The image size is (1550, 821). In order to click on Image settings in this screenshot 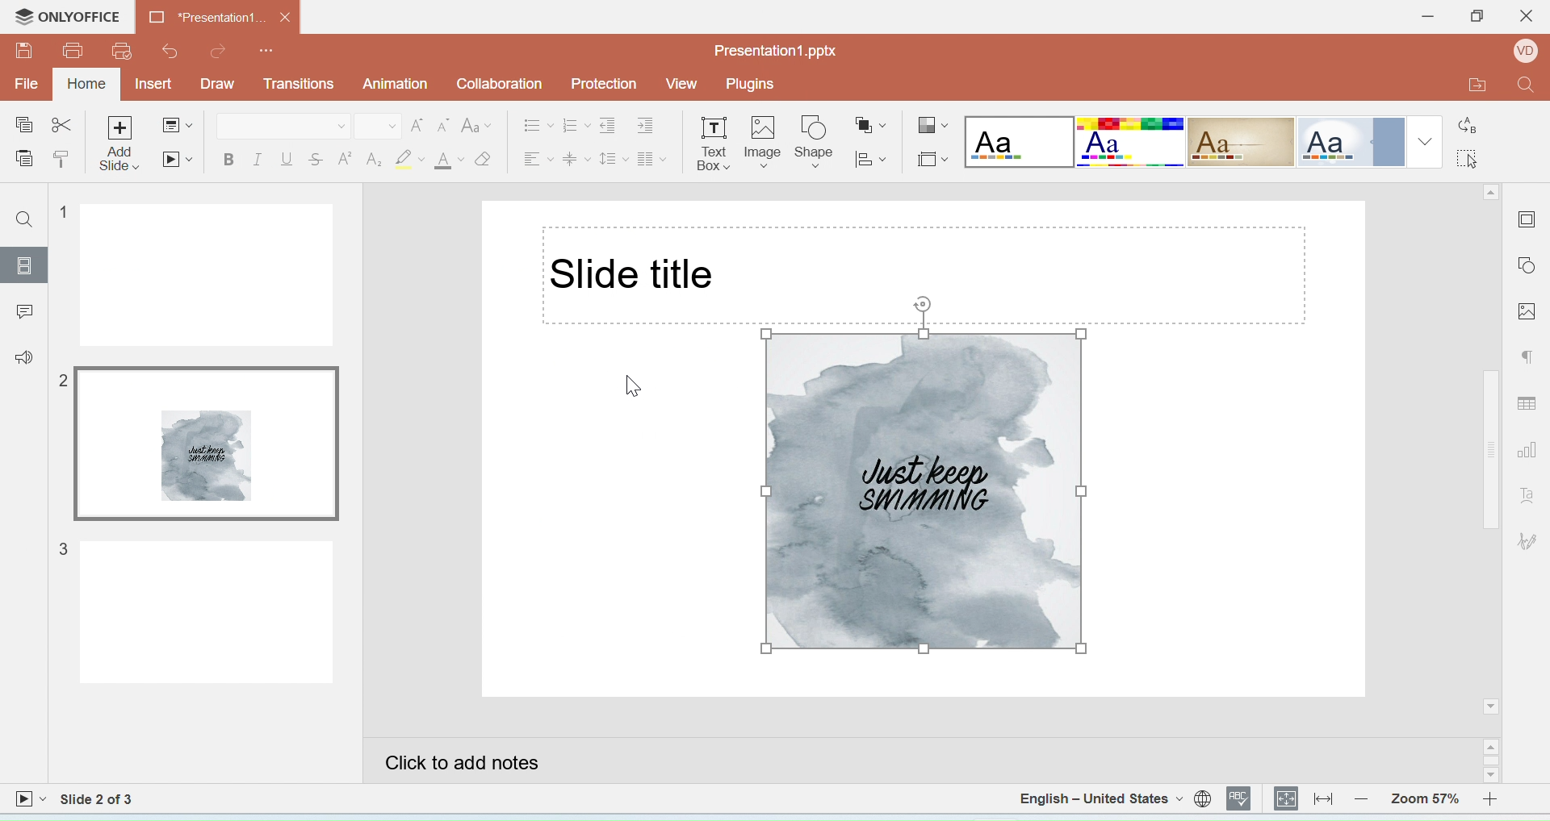, I will do `click(1530, 310)`.